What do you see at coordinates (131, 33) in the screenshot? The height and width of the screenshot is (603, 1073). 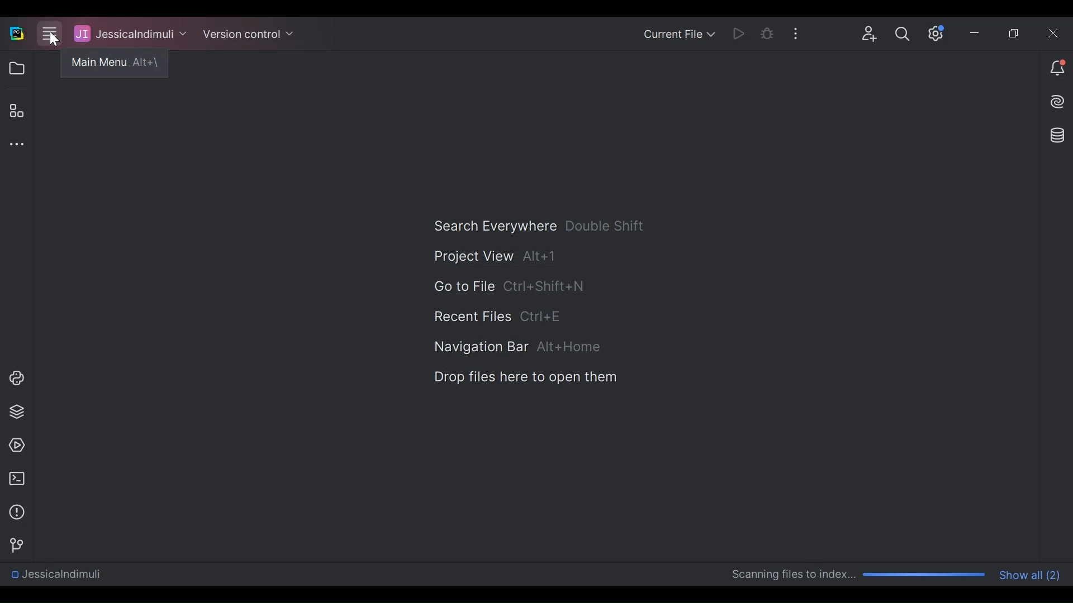 I see `Project Name` at bounding box center [131, 33].